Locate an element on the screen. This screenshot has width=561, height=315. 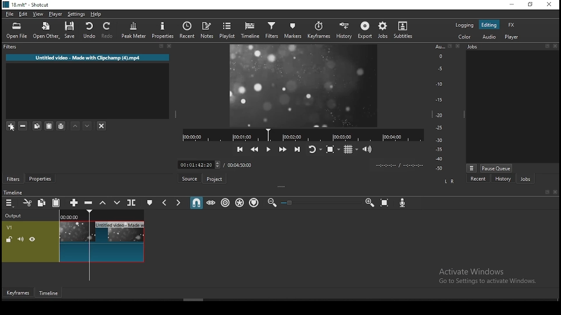
close window is located at coordinates (548, 5).